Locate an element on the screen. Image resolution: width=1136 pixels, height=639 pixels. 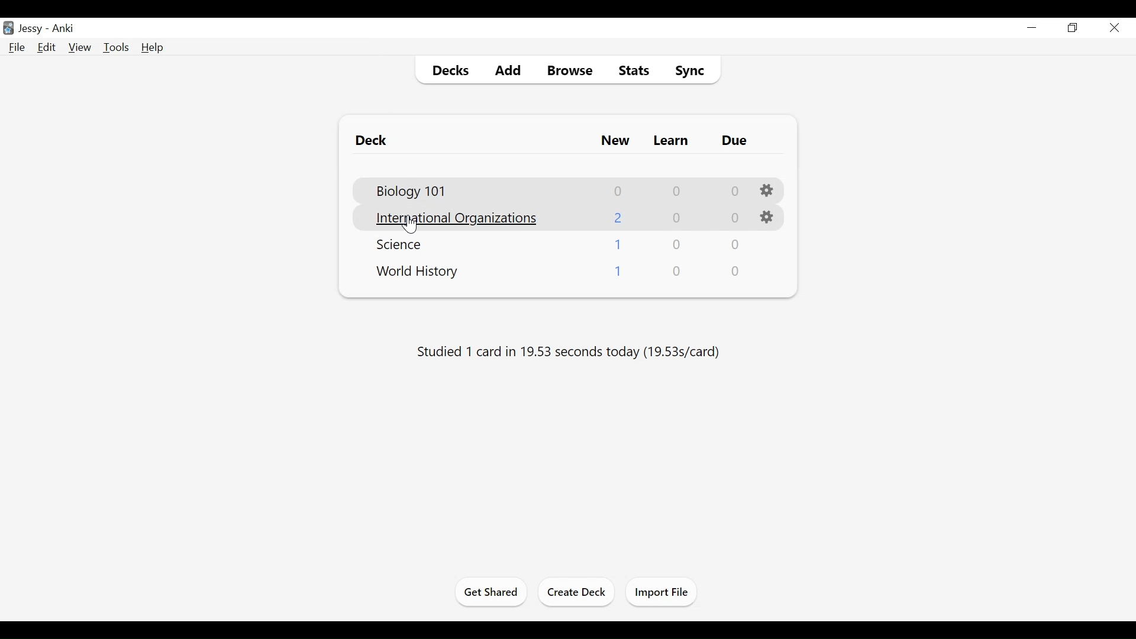
New Cards Coun is located at coordinates (619, 271).